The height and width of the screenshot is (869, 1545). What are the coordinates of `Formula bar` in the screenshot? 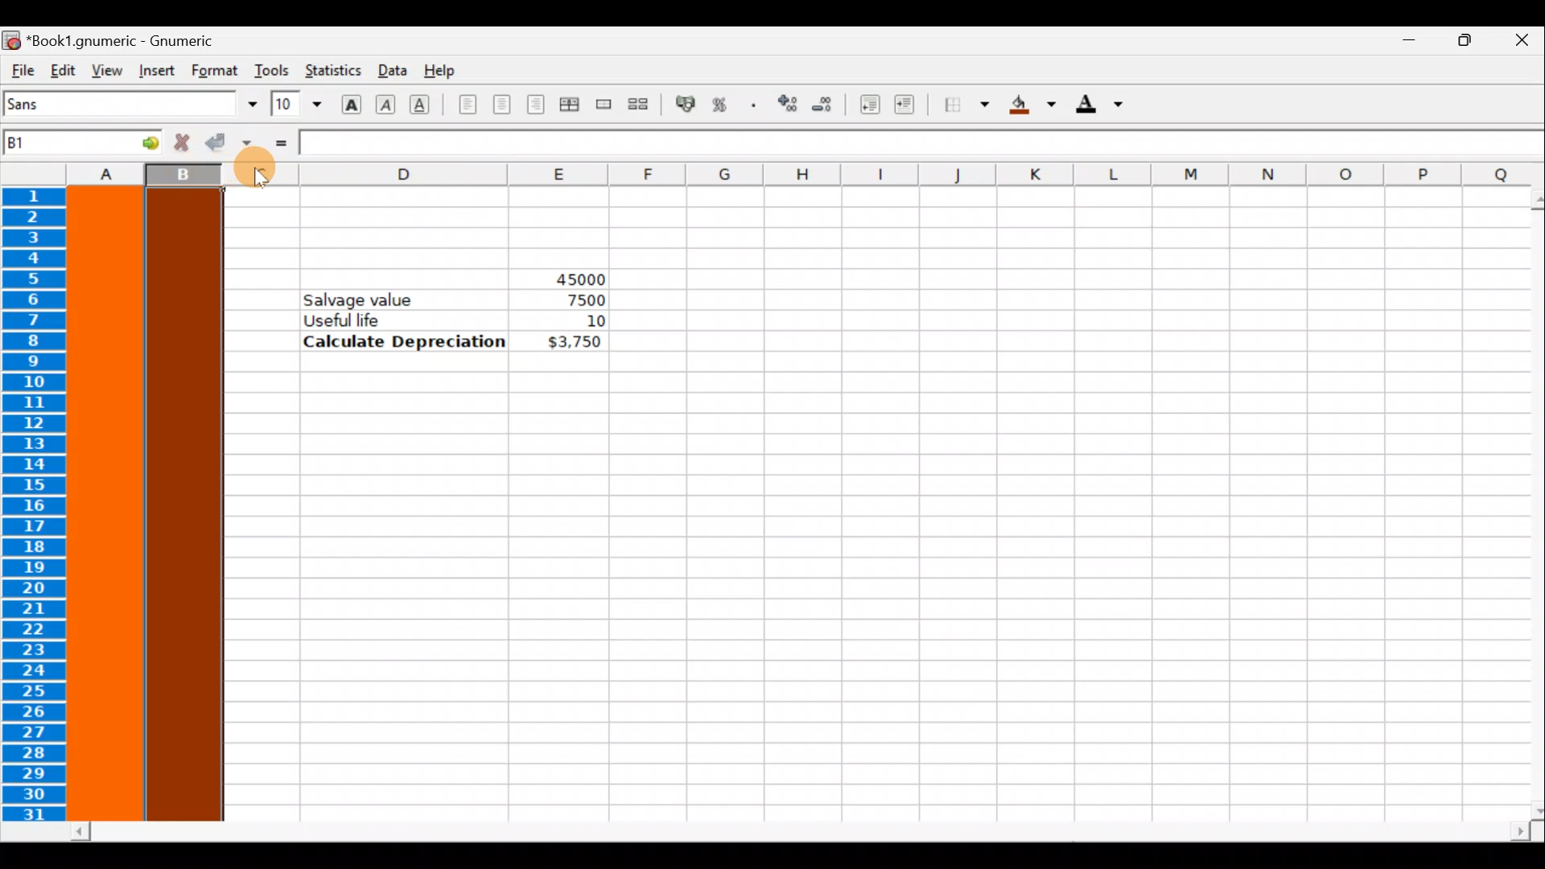 It's located at (923, 146).